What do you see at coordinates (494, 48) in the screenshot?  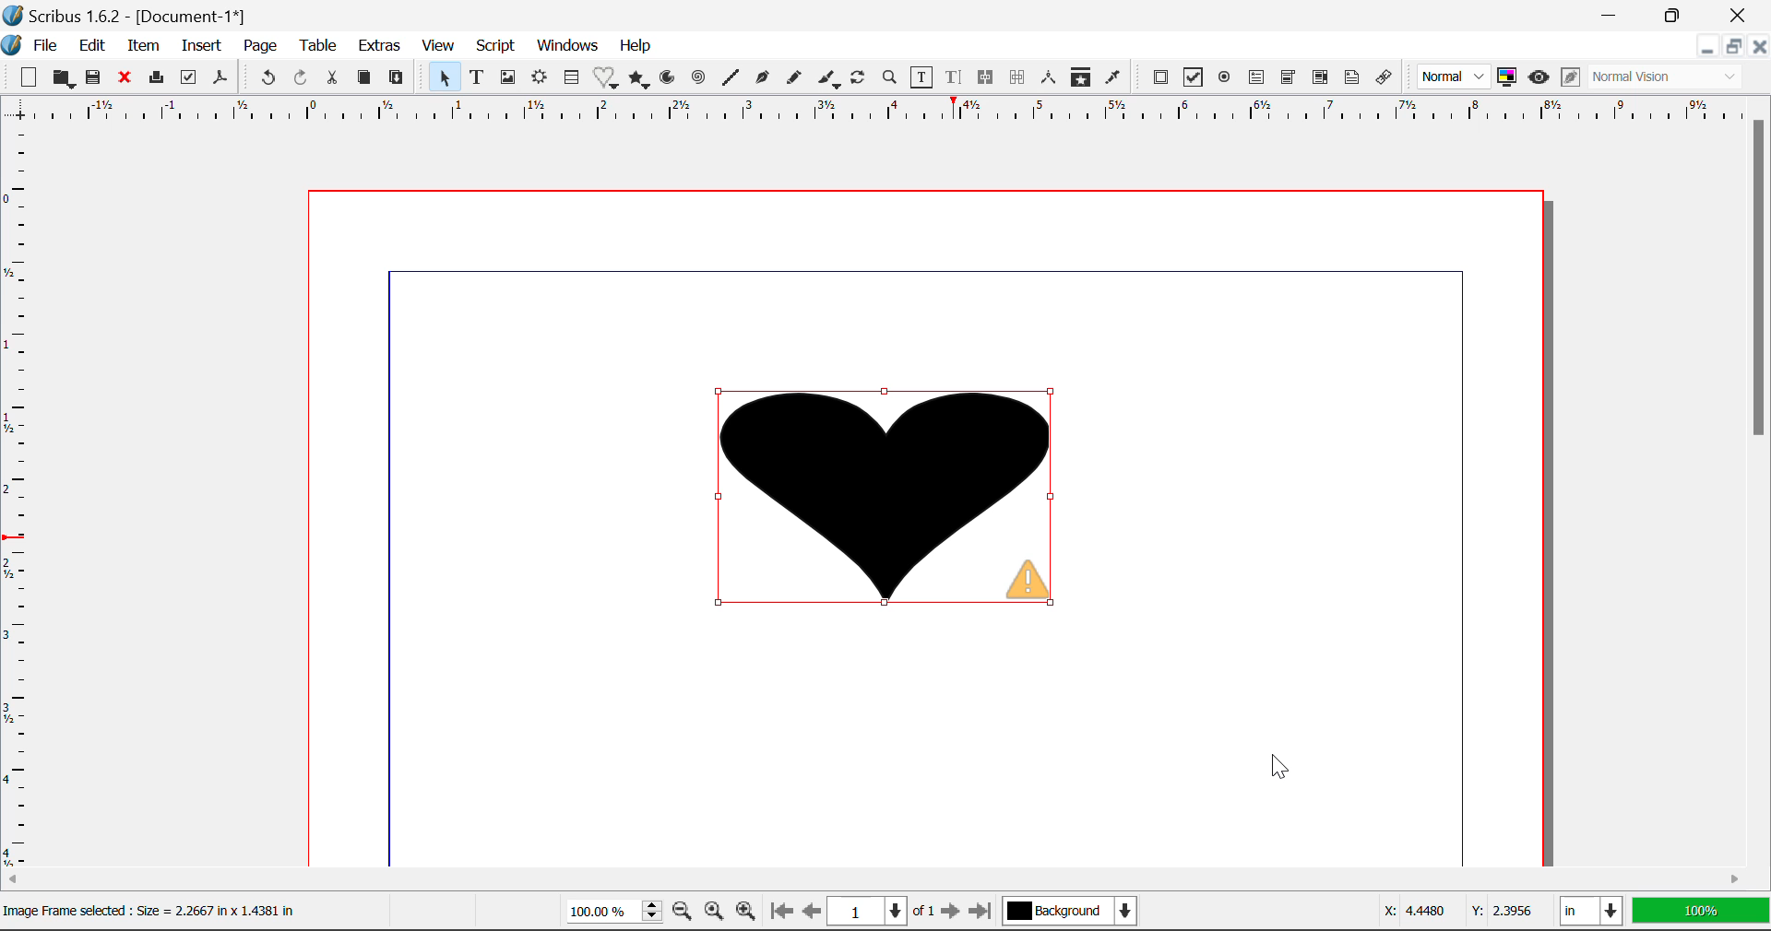 I see `Script` at bounding box center [494, 48].